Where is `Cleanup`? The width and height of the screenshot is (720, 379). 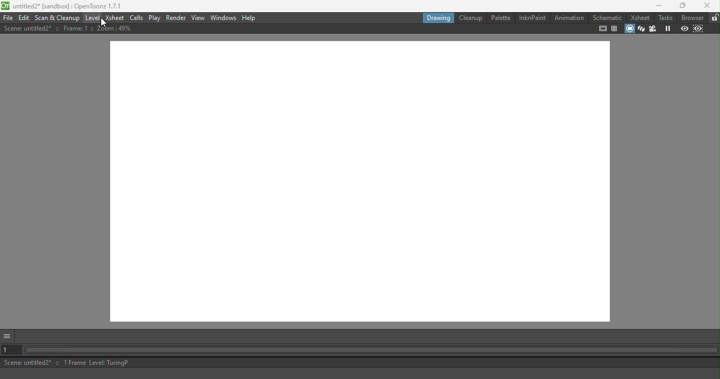 Cleanup is located at coordinates (471, 17).